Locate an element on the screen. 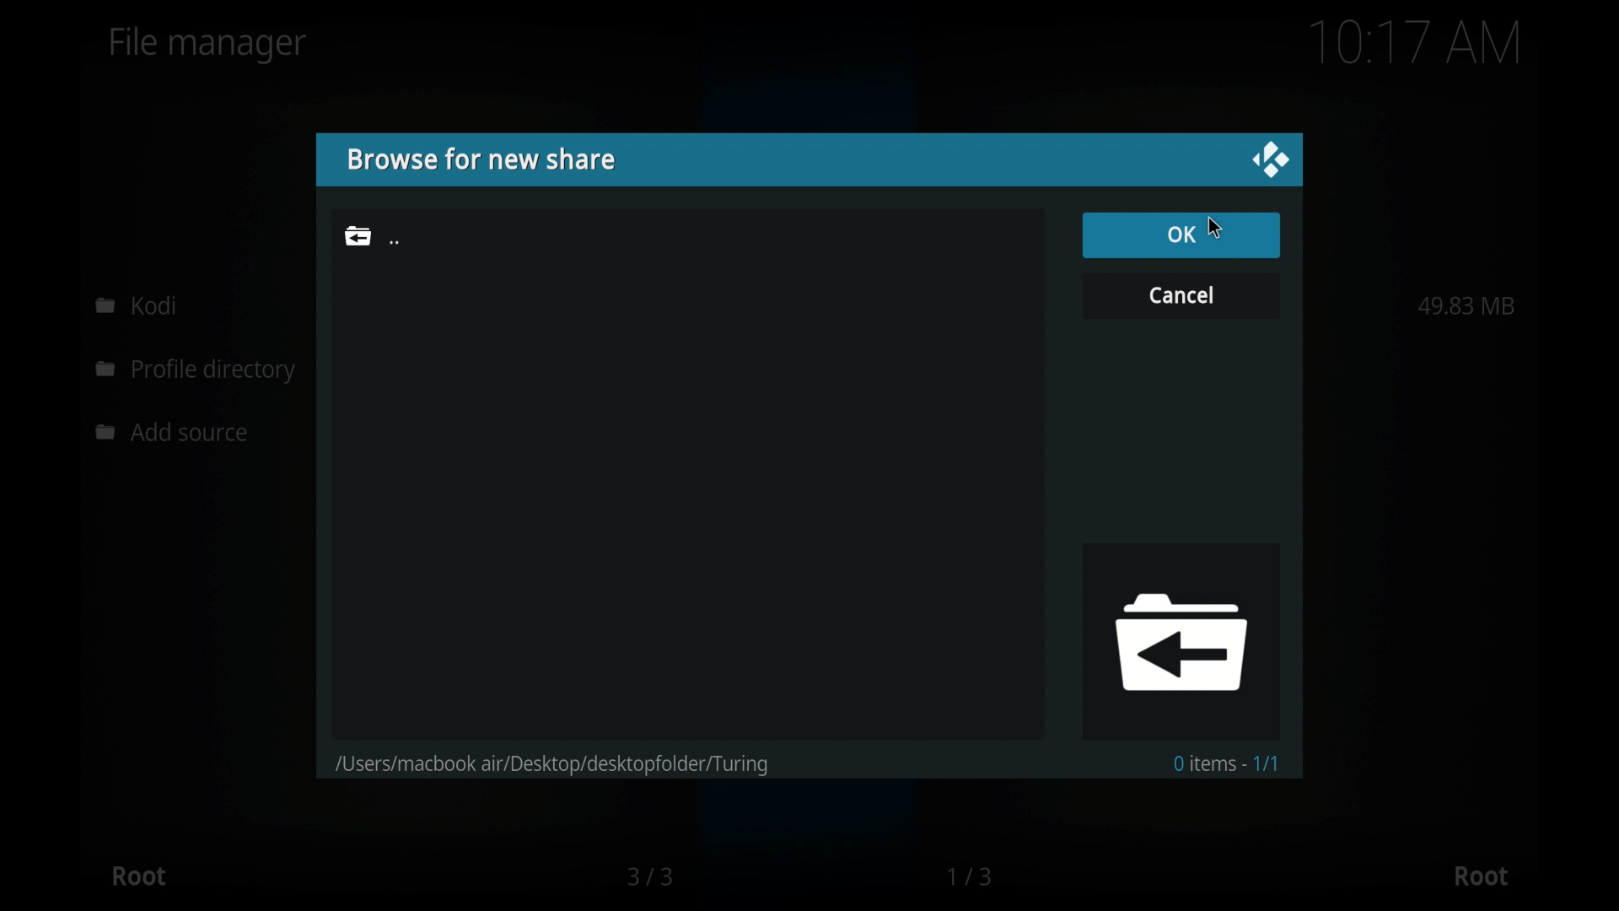 The image size is (1619, 911). root is located at coordinates (138, 876).